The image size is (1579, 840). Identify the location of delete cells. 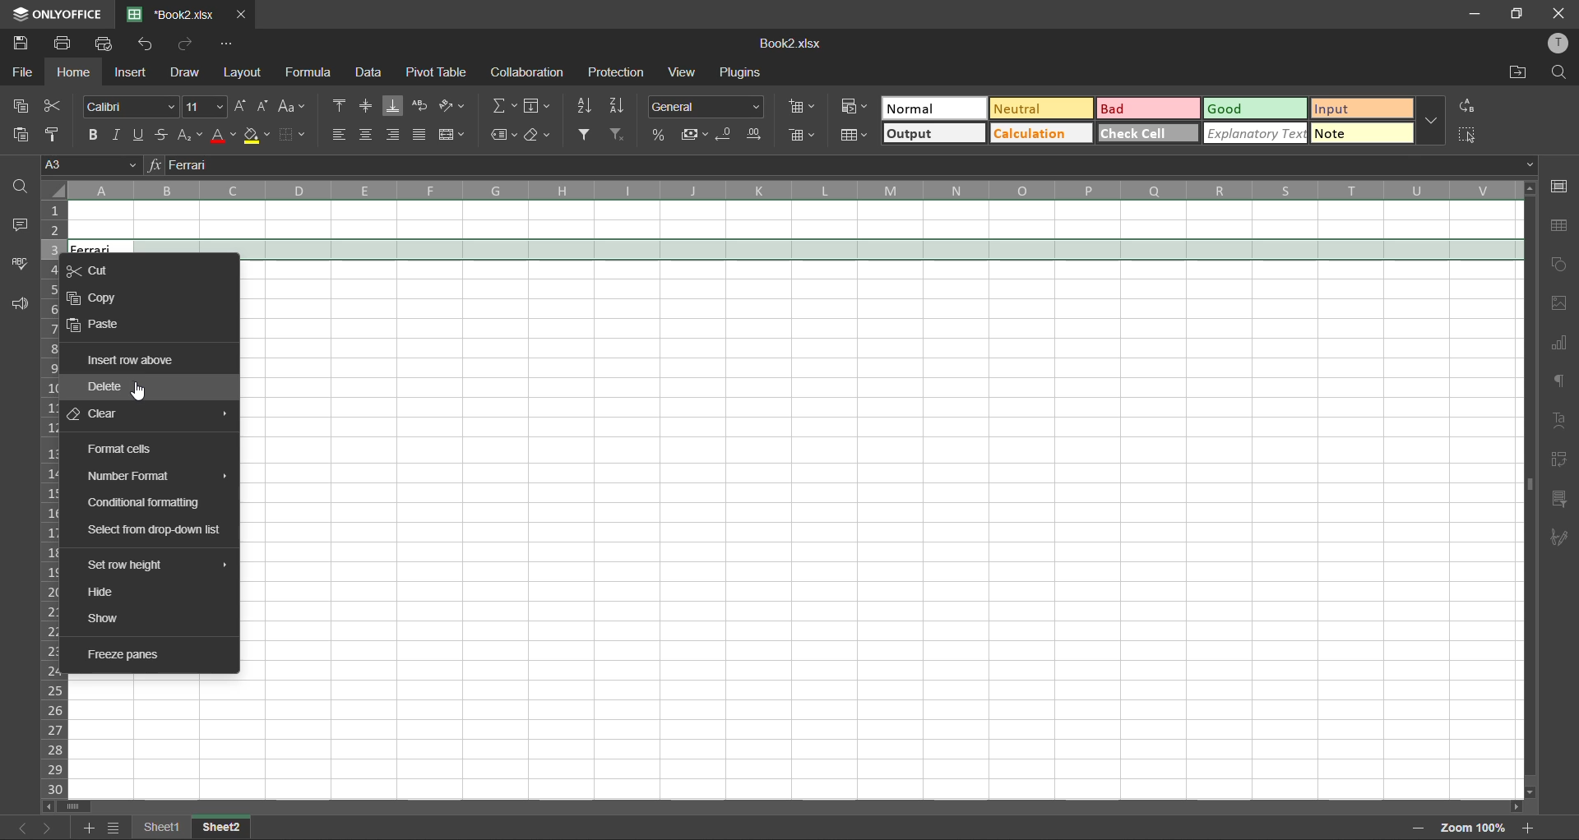
(803, 136).